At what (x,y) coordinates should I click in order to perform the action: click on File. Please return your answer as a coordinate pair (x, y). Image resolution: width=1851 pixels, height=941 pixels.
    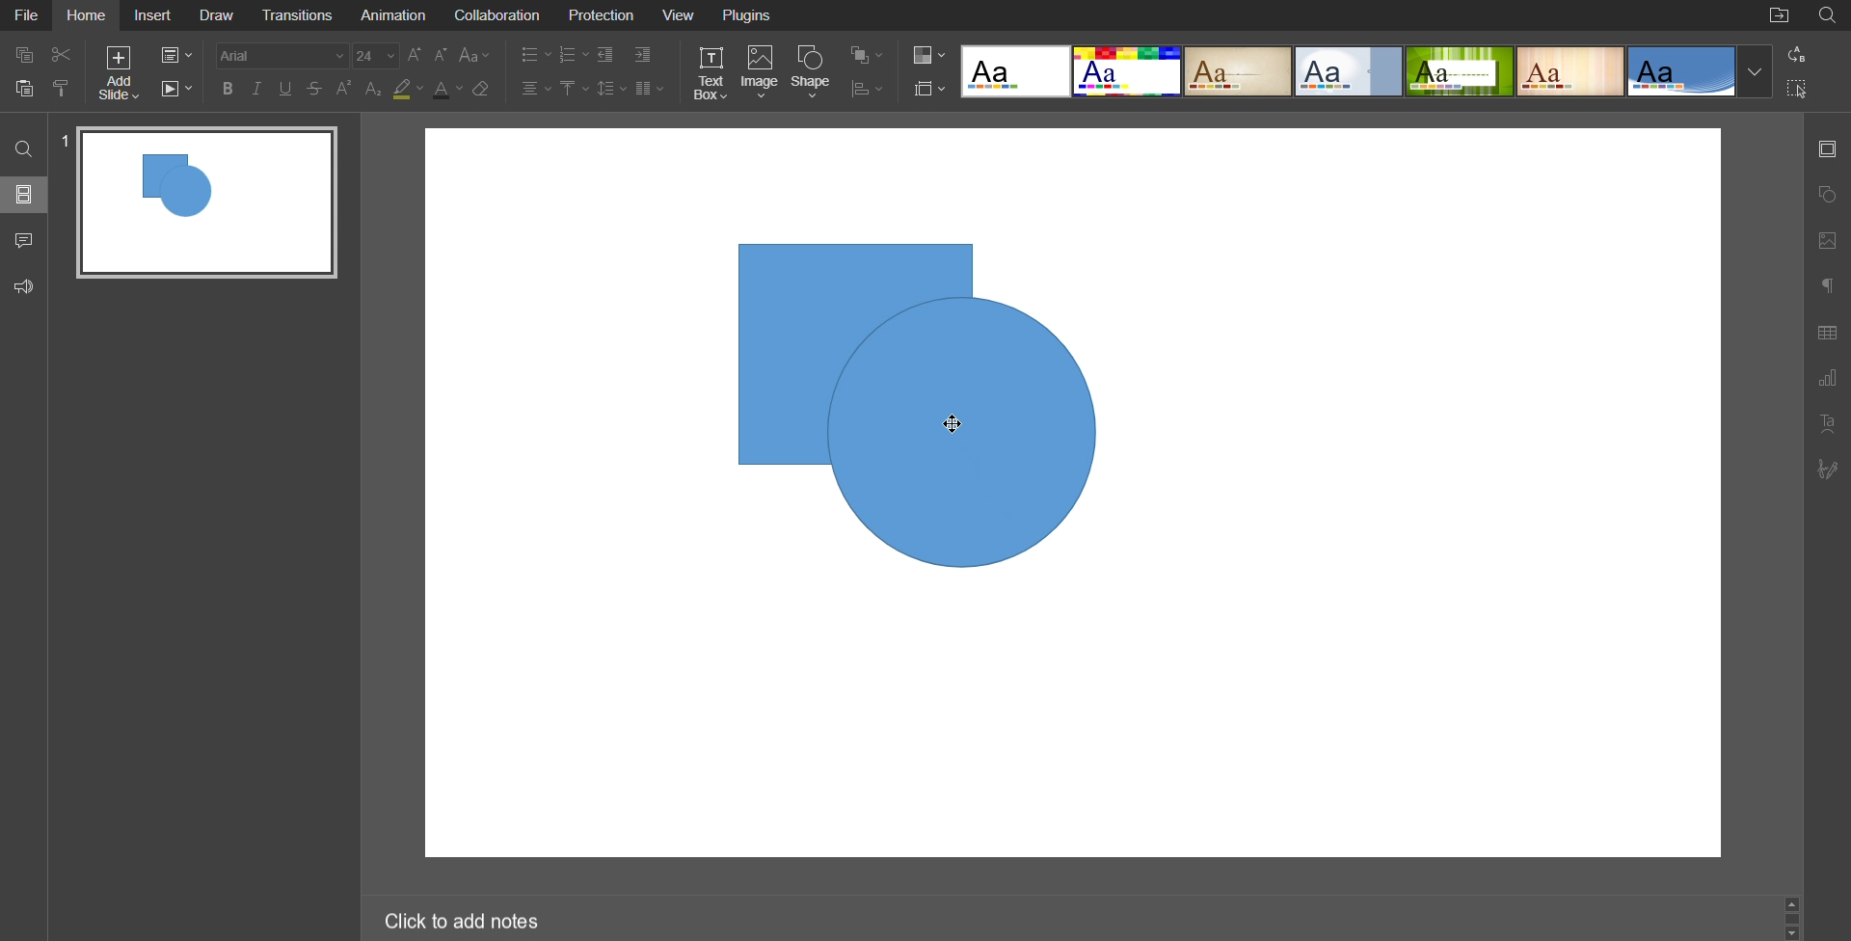
    Looking at the image, I should click on (25, 15).